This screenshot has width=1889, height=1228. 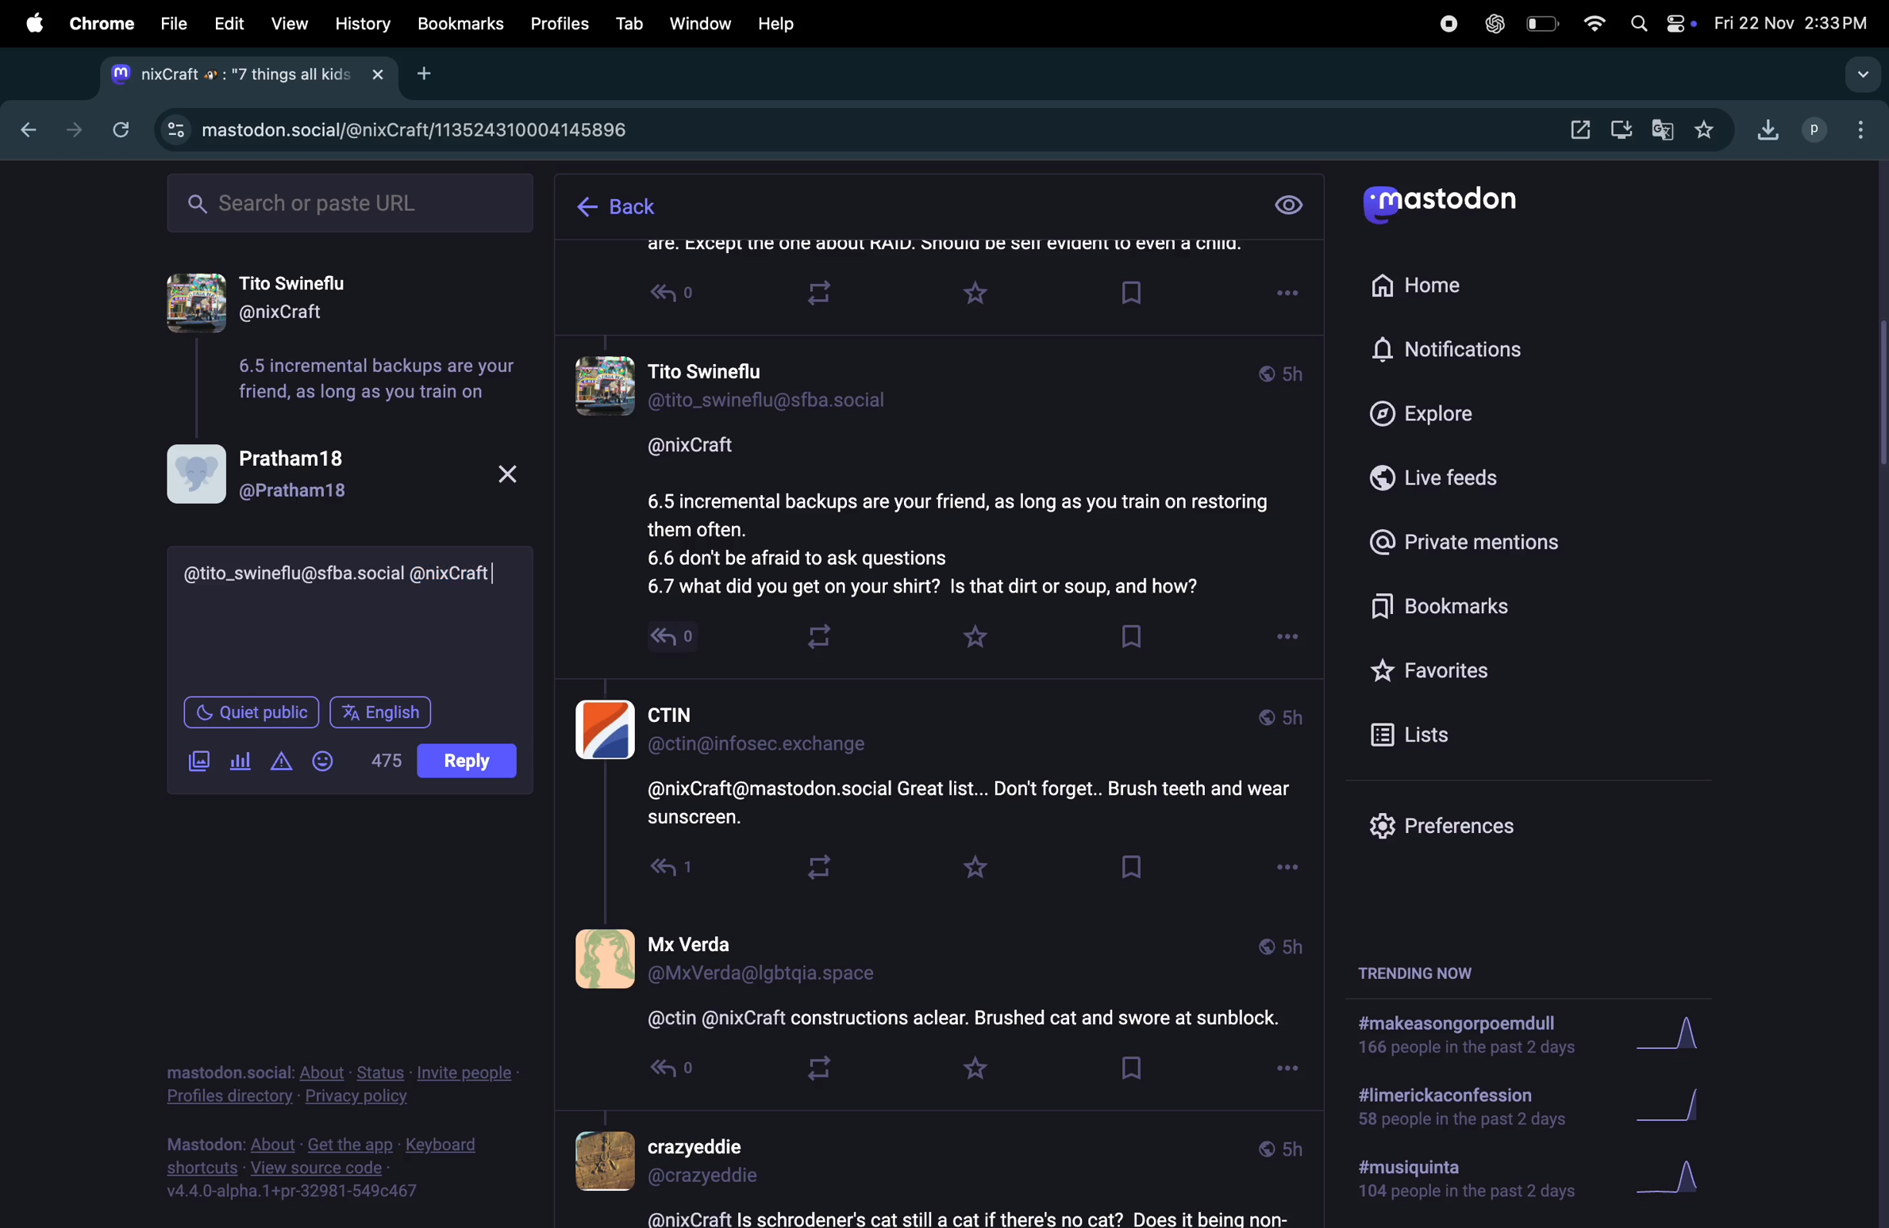 What do you see at coordinates (1445, 25) in the screenshot?
I see `record` at bounding box center [1445, 25].